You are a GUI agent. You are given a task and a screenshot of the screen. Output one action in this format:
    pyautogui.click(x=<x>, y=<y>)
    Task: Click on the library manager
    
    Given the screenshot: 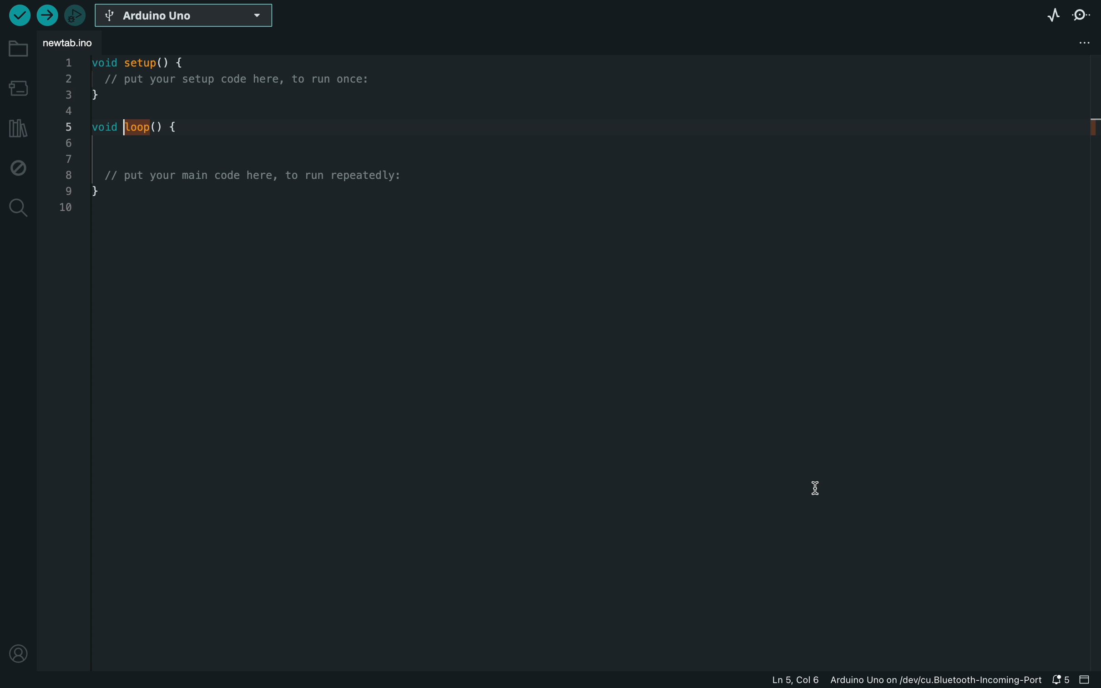 What is the action you would take?
    pyautogui.click(x=16, y=126)
    